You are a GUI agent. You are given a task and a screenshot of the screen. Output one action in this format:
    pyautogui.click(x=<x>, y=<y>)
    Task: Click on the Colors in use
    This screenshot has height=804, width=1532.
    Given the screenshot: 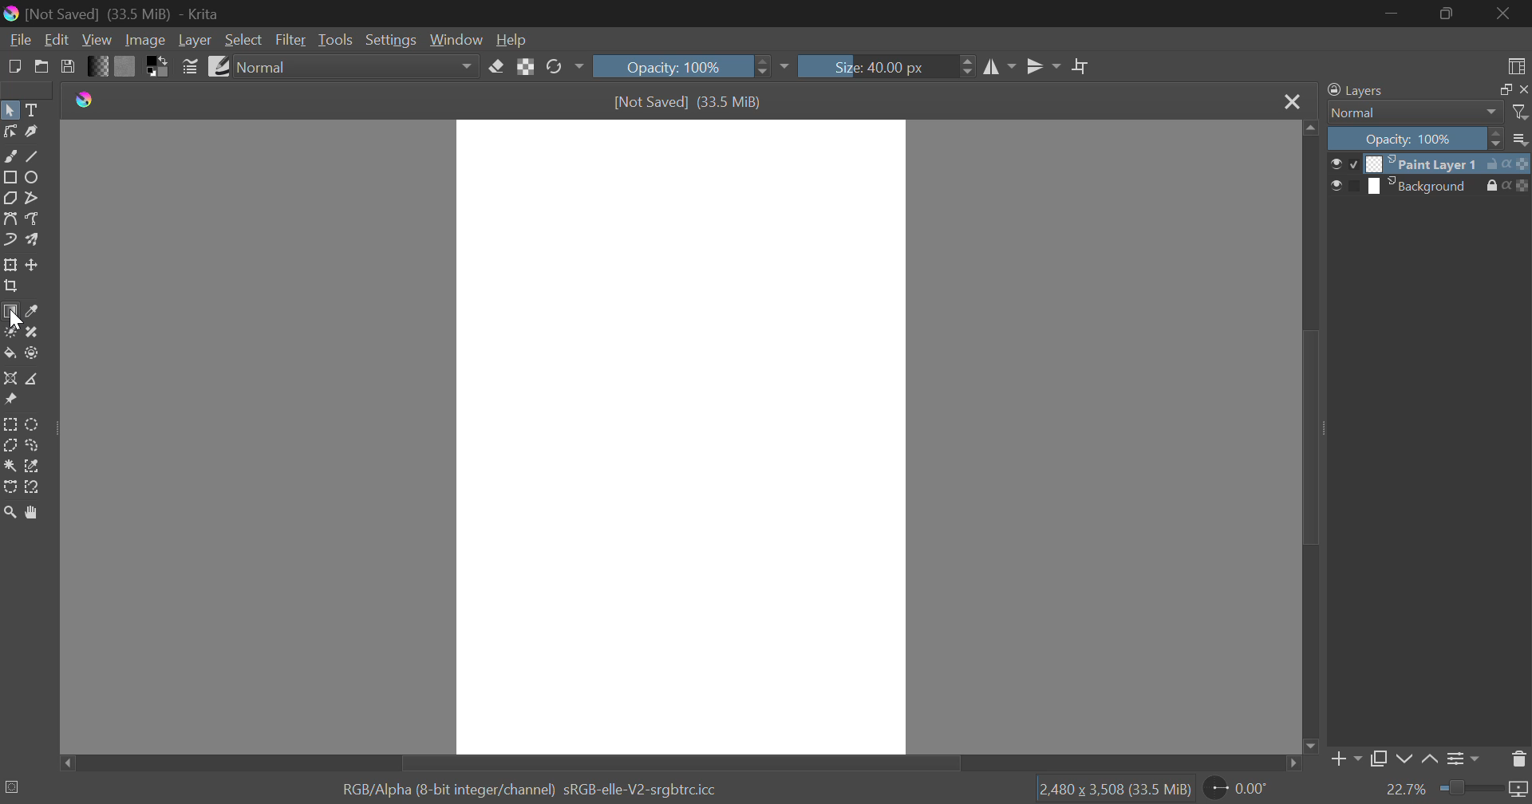 What is the action you would take?
    pyautogui.click(x=158, y=65)
    